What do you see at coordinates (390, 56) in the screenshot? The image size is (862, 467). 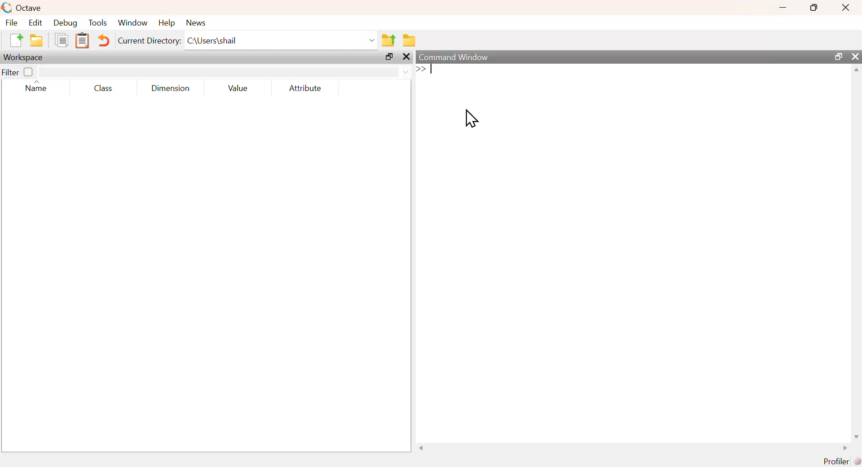 I see `maximize` at bounding box center [390, 56].